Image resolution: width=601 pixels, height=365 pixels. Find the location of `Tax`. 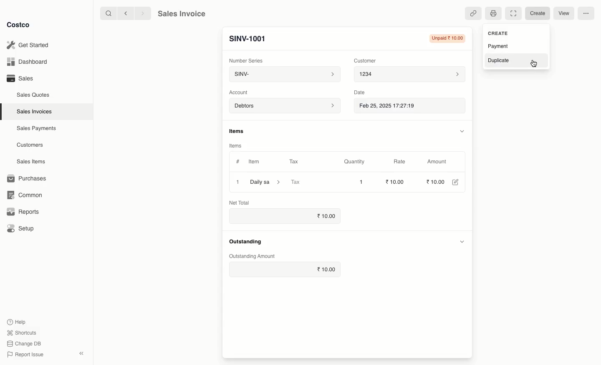

Tax is located at coordinates (294, 161).